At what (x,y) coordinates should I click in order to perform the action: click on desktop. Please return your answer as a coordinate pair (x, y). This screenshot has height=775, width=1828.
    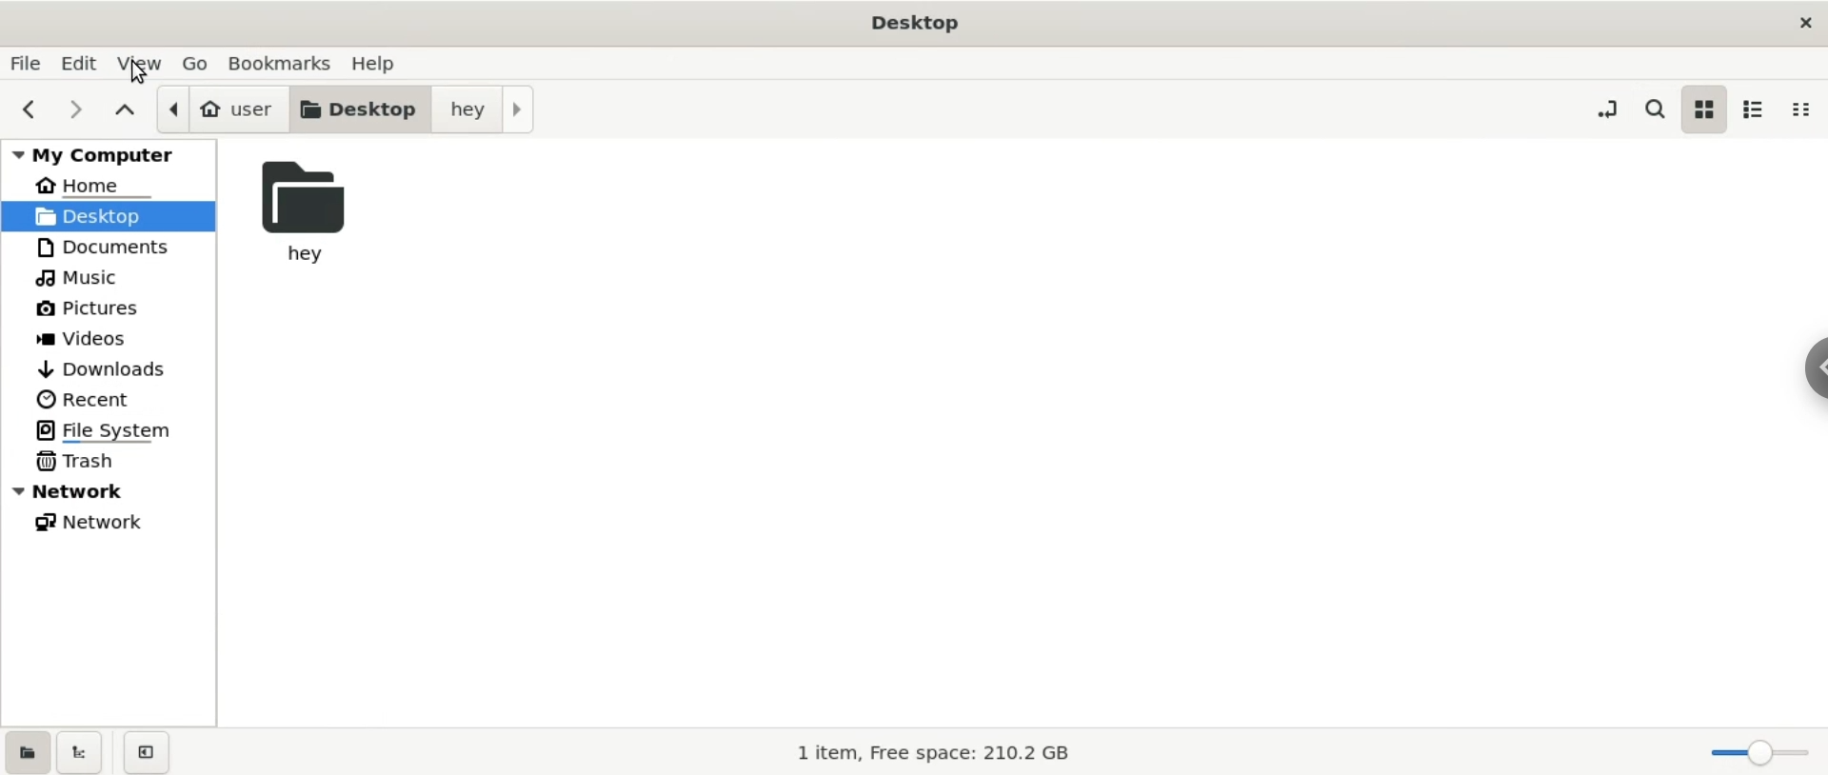
    Looking at the image, I should click on (366, 109).